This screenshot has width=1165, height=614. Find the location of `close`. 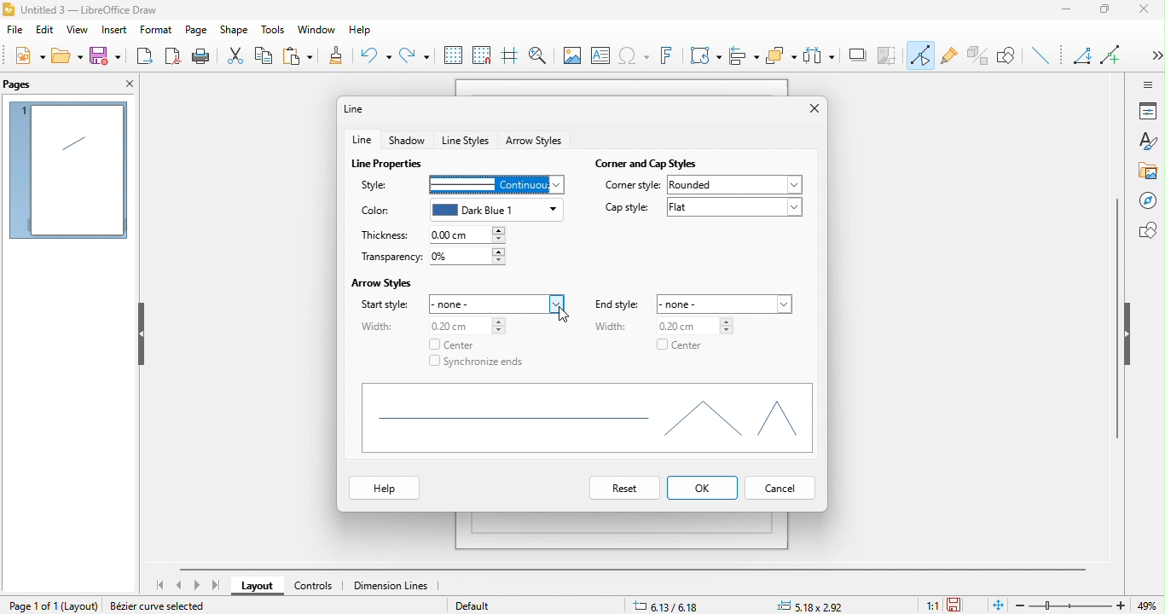

close is located at coordinates (1149, 13).